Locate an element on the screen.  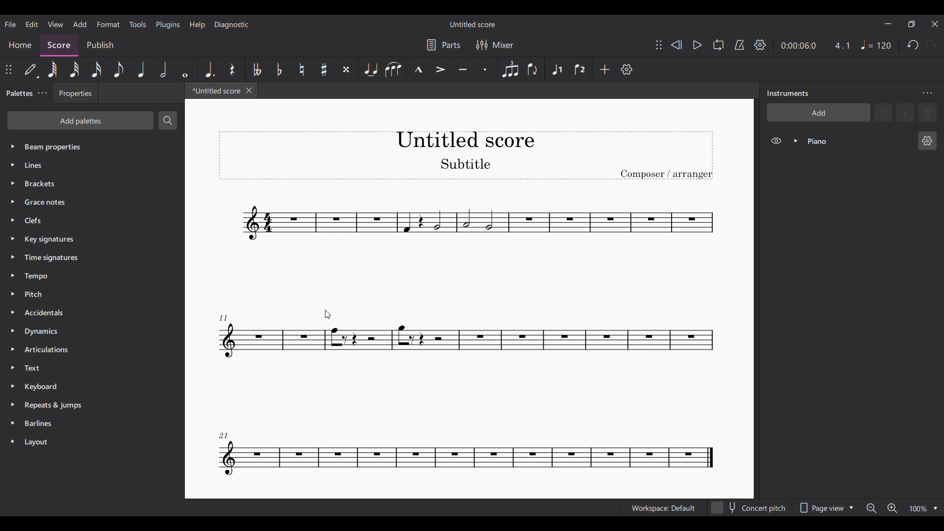
More settings is located at coordinates (42, 93).